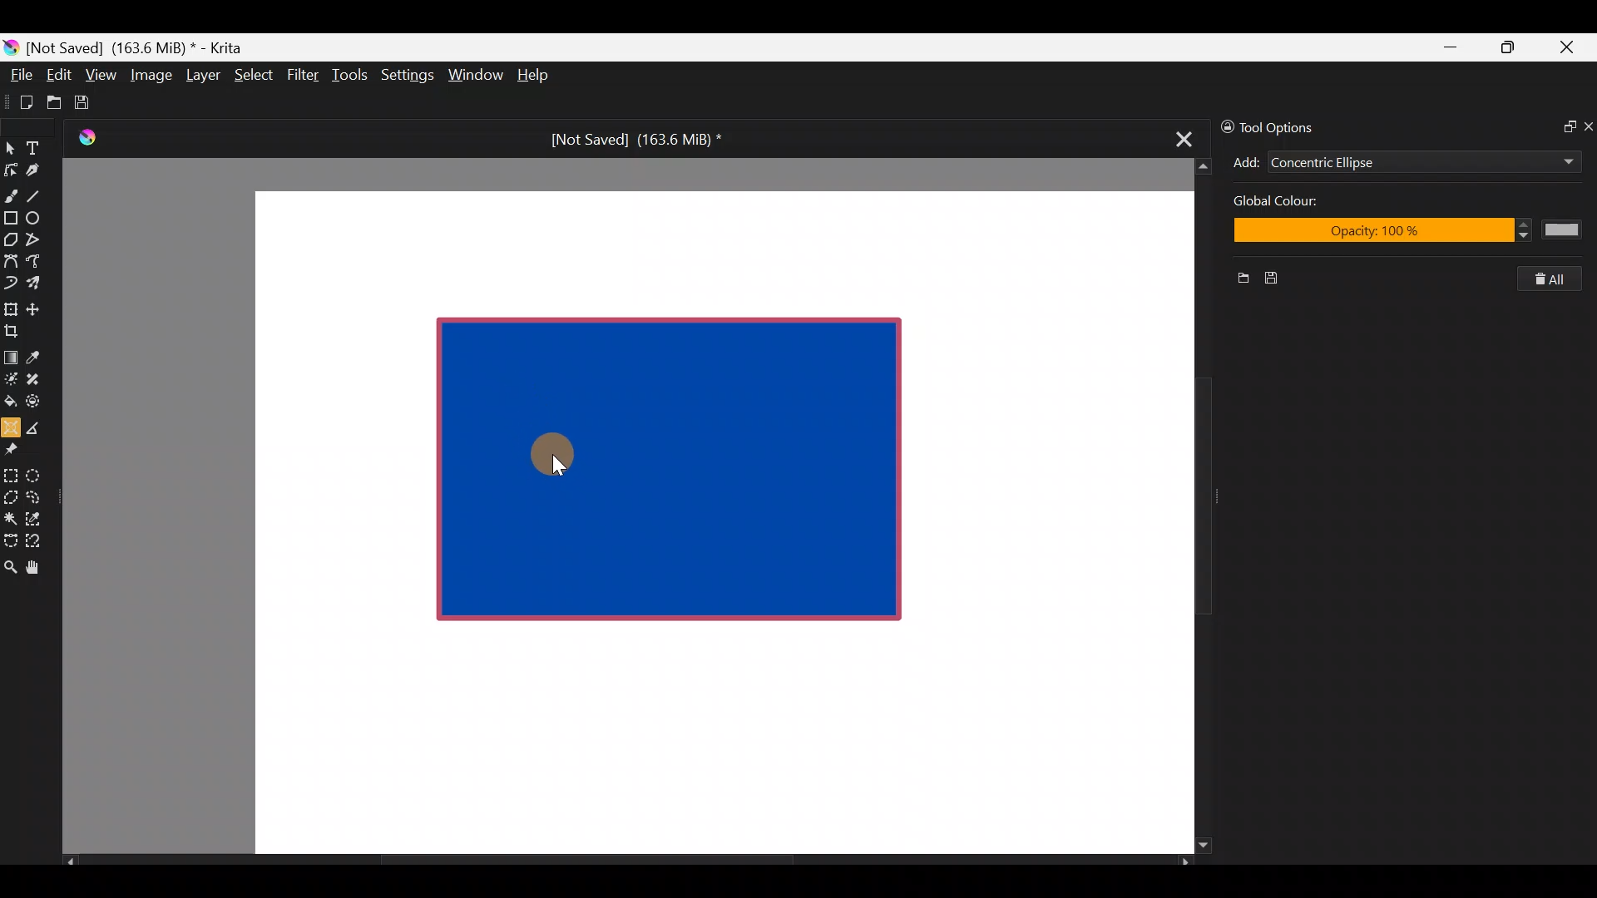  I want to click on Float docker, so click(1562, 125).